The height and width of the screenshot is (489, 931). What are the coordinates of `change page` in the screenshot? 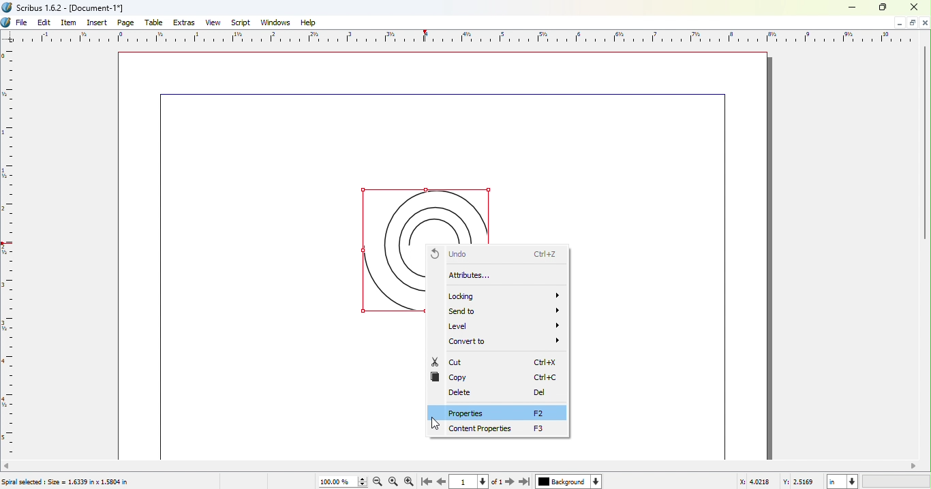 It's located at (484, 482).